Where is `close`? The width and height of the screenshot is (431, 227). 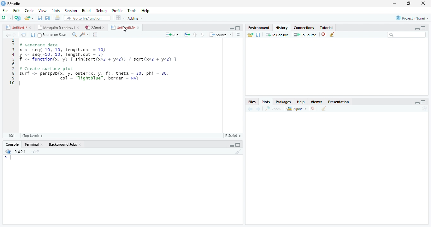
close is located at coordinates (423, 3).